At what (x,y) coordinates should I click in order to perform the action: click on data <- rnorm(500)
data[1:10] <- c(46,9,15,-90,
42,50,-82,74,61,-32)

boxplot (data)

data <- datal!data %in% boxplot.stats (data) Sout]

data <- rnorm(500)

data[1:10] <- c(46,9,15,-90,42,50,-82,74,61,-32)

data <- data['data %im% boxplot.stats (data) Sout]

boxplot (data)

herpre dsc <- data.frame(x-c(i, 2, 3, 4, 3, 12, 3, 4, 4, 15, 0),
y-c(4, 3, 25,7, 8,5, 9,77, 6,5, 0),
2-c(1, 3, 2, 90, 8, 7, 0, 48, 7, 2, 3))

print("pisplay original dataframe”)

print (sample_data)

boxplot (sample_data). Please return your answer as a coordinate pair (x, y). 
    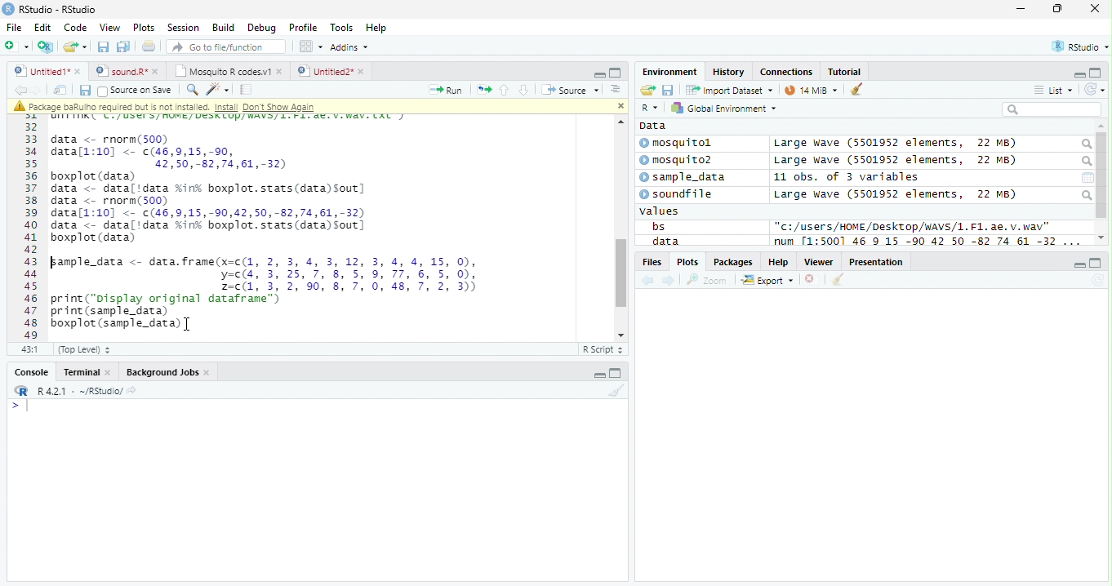
    Looking at the image, I should click on (265, 231).